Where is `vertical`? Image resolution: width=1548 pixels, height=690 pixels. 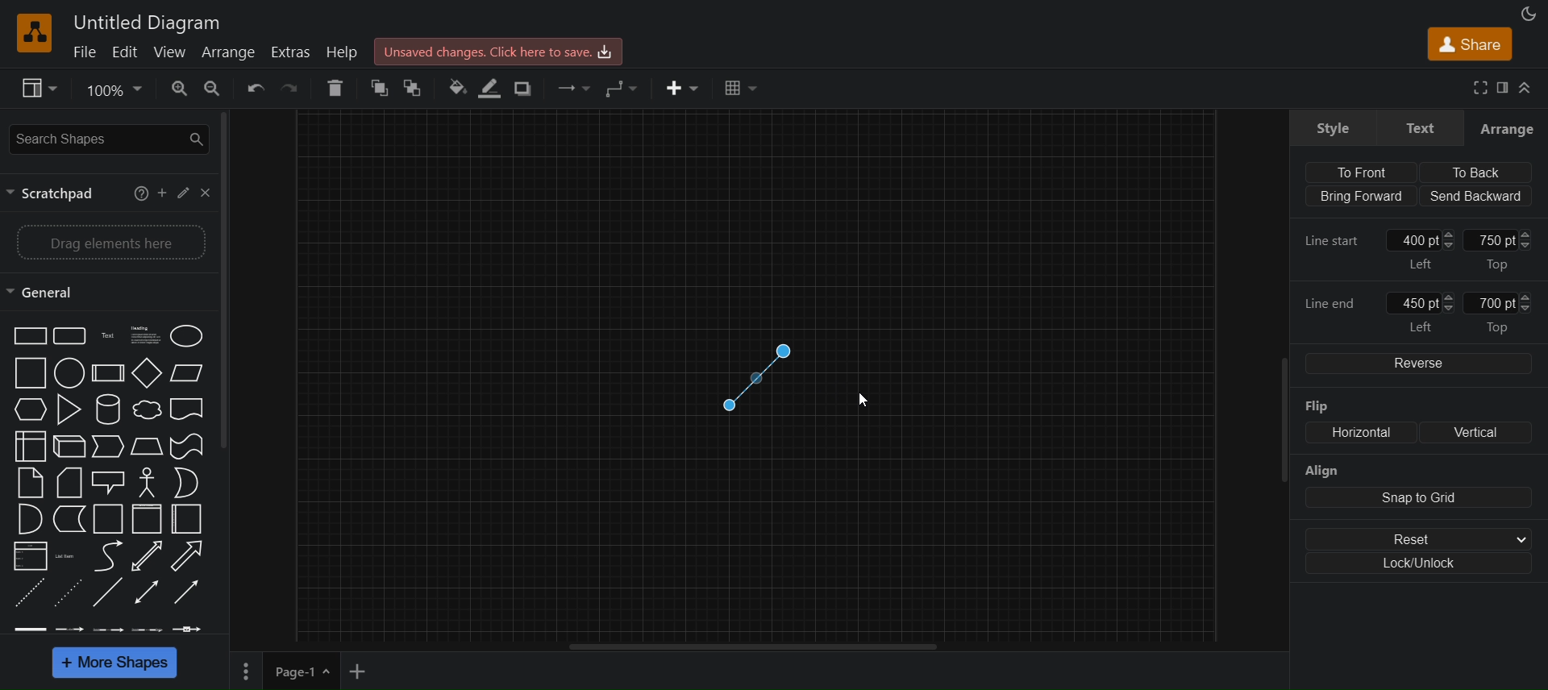
vertical is located at coordinates (1474, 432).